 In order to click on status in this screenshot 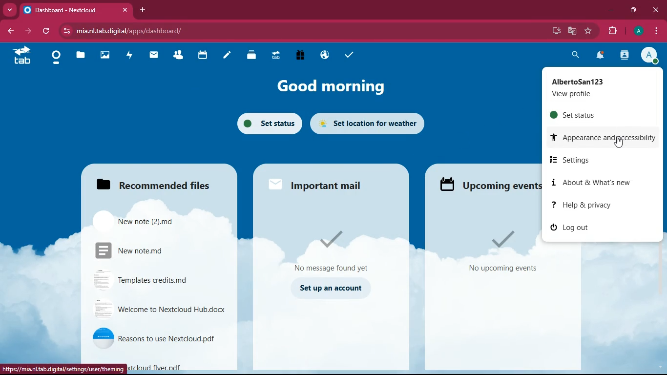, I will do `click(598, 114)`.